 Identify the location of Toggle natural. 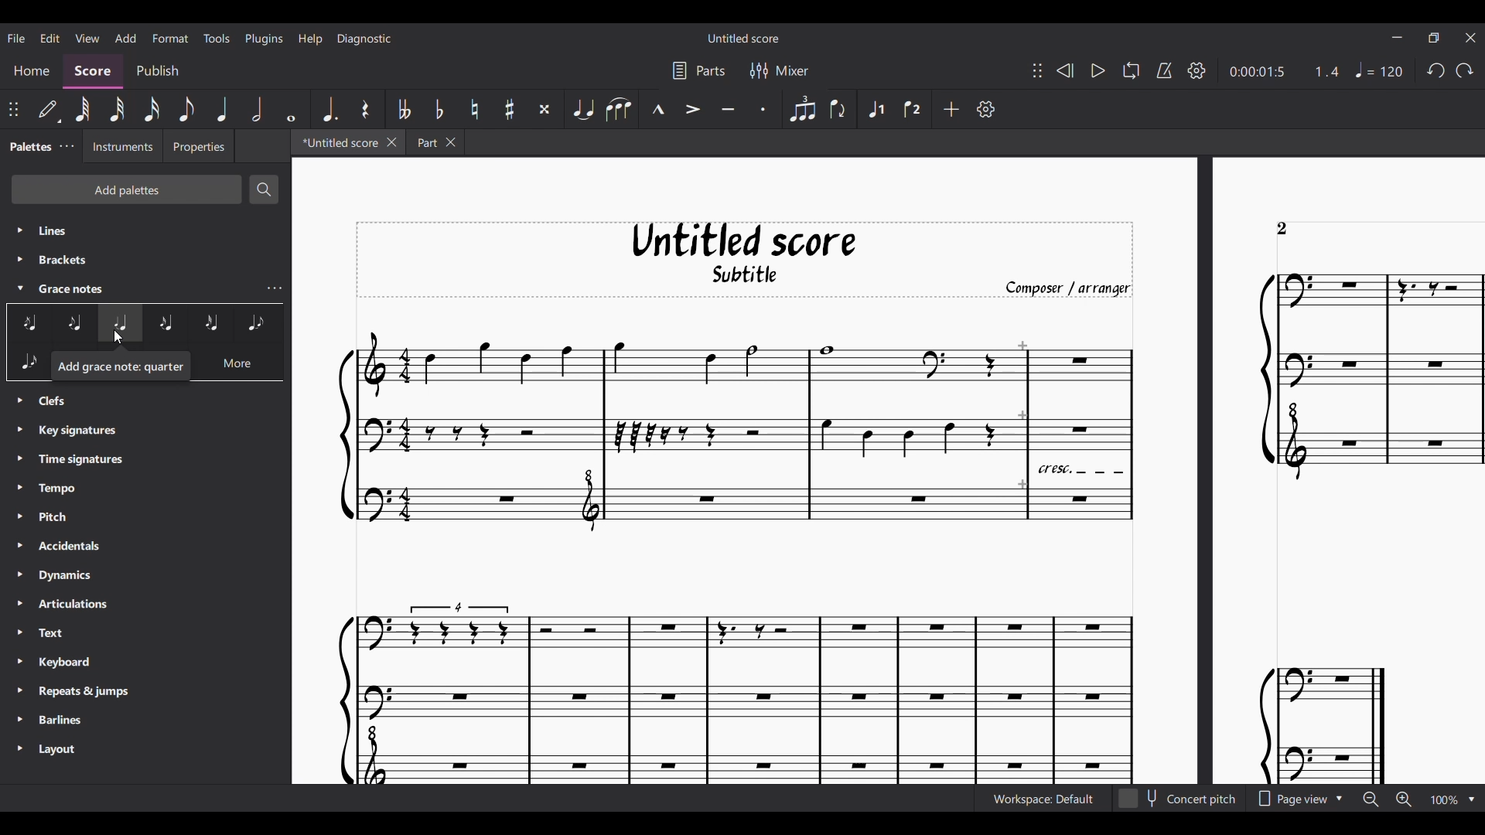
(474, 109).